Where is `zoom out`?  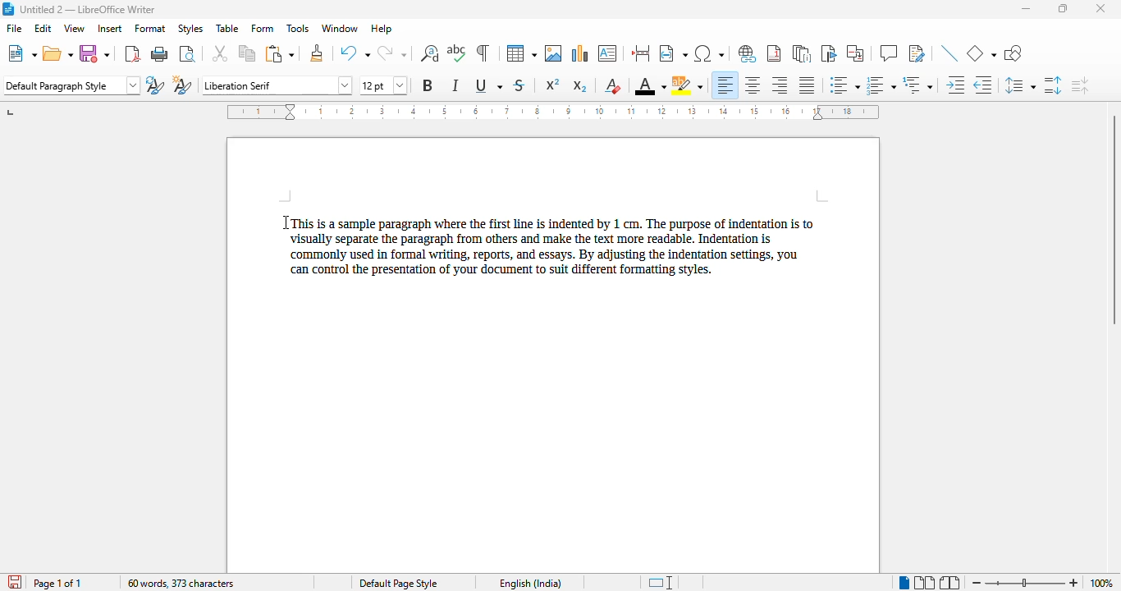
zoom out is located at coordinates (978, 583).